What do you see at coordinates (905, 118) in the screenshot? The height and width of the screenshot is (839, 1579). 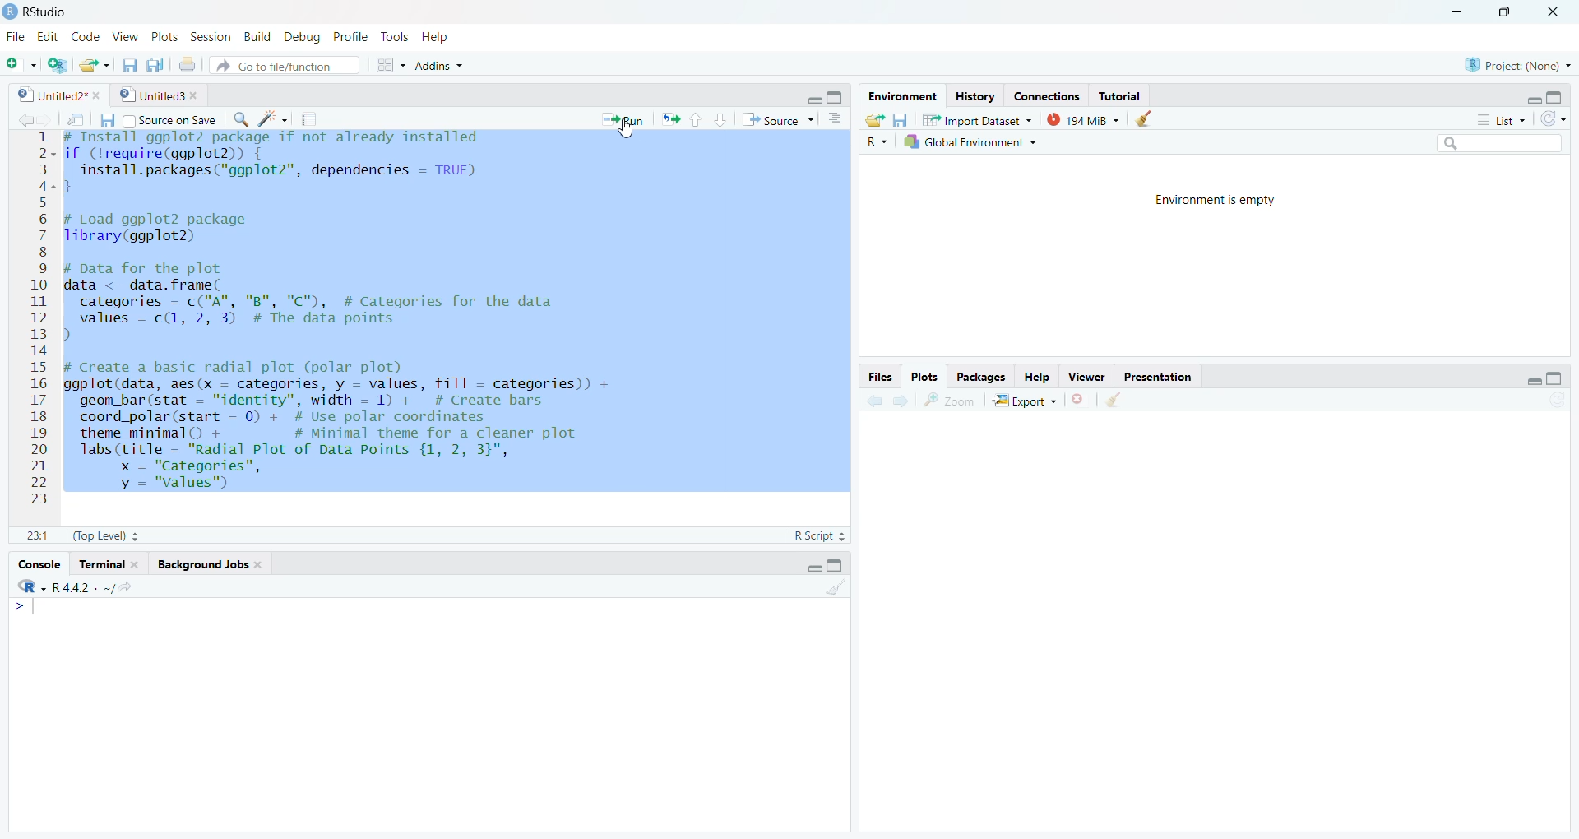 I see `Save workspace` at bounding box center [905, 118].